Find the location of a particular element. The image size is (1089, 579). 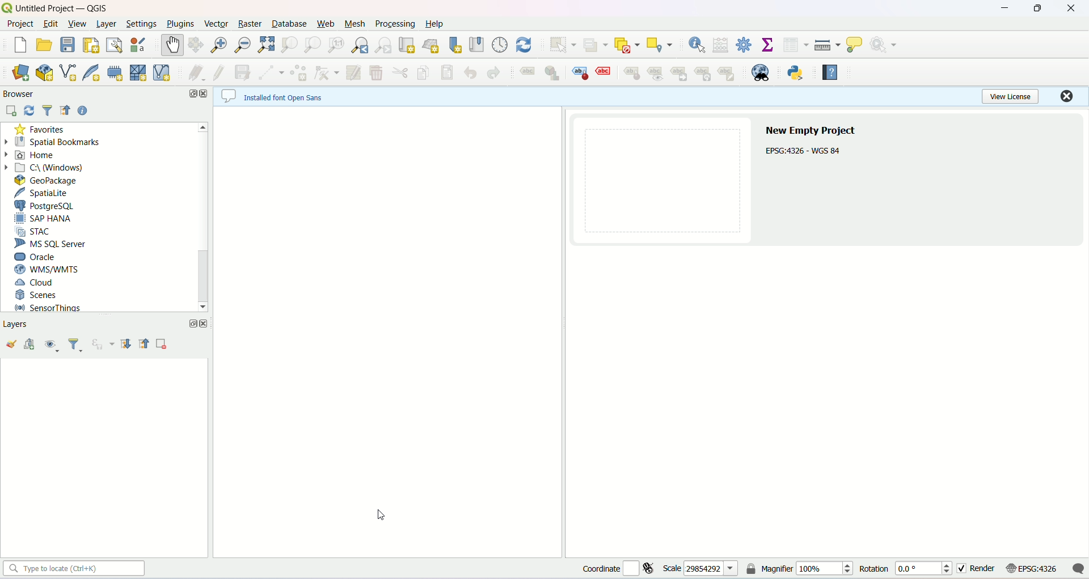

ORACLE is located at coordinates (33, 257).